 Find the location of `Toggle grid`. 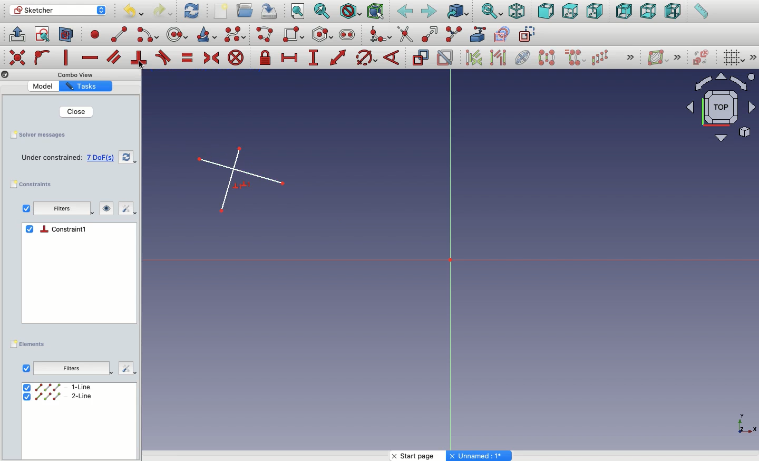

Toggle grid is located at coordinates (734, 59).